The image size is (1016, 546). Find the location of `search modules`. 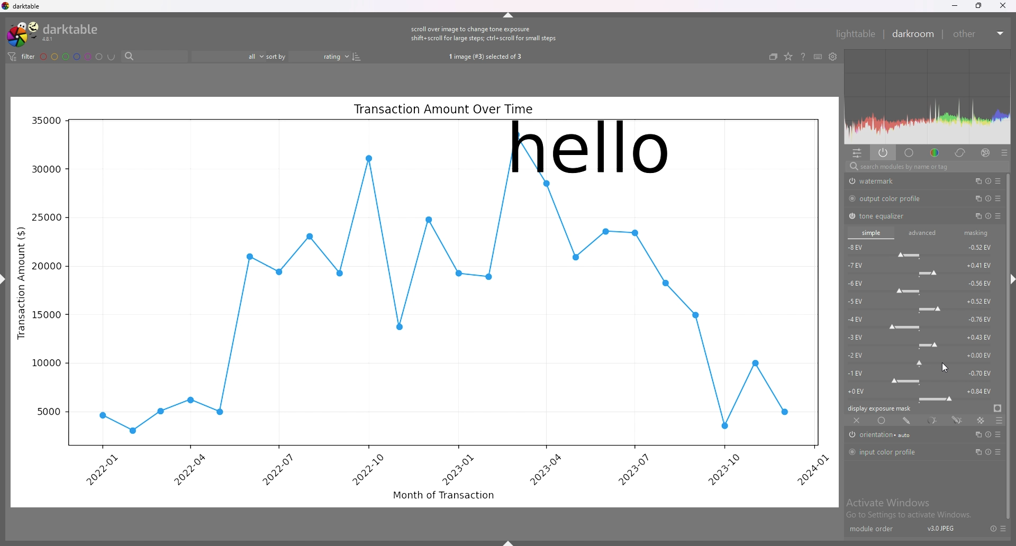

search modules is located at coordinates (926, 167).